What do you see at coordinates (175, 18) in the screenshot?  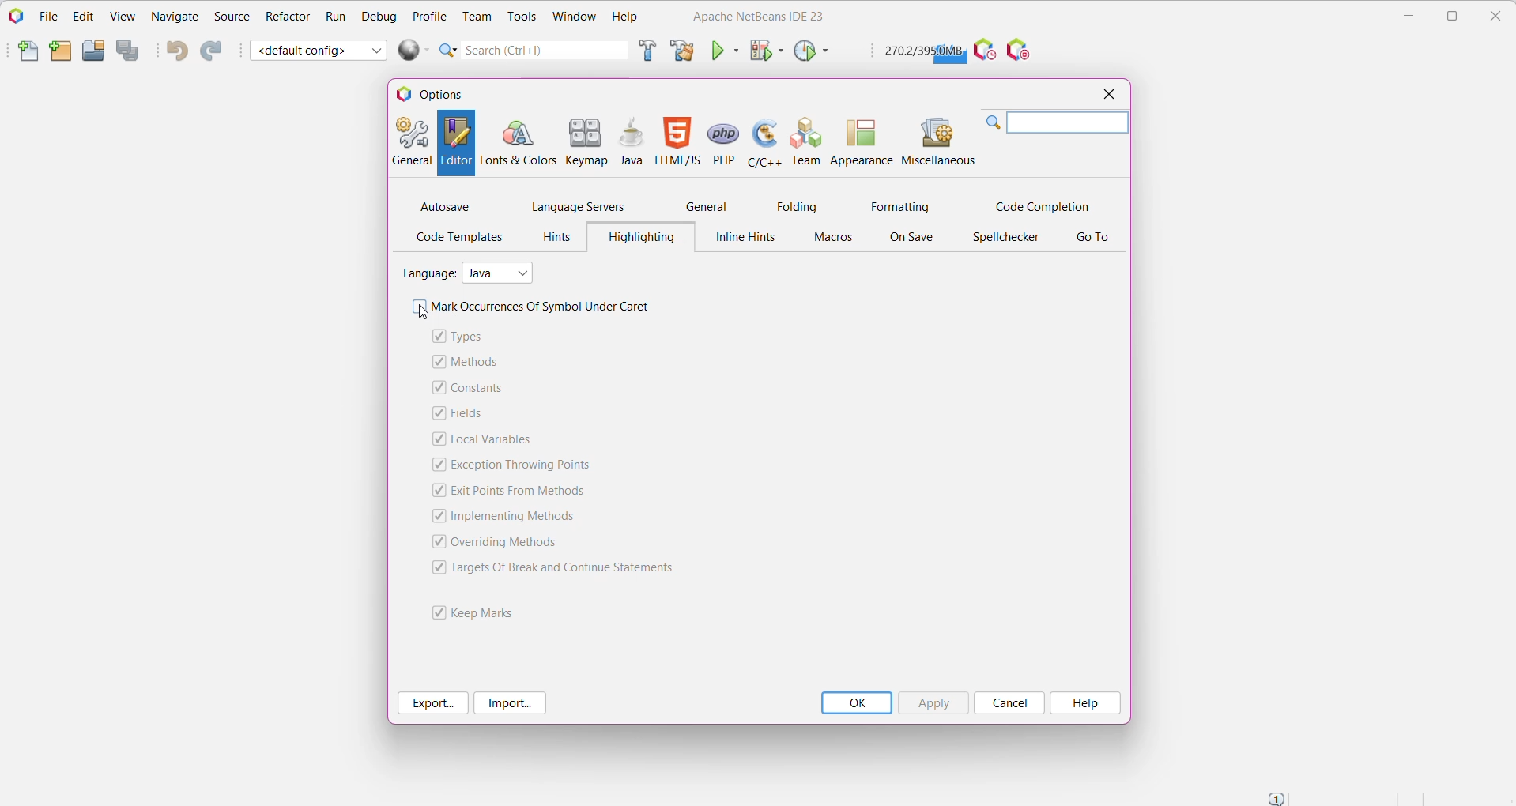 I see `Navigator` at bounding box center [175, 18].